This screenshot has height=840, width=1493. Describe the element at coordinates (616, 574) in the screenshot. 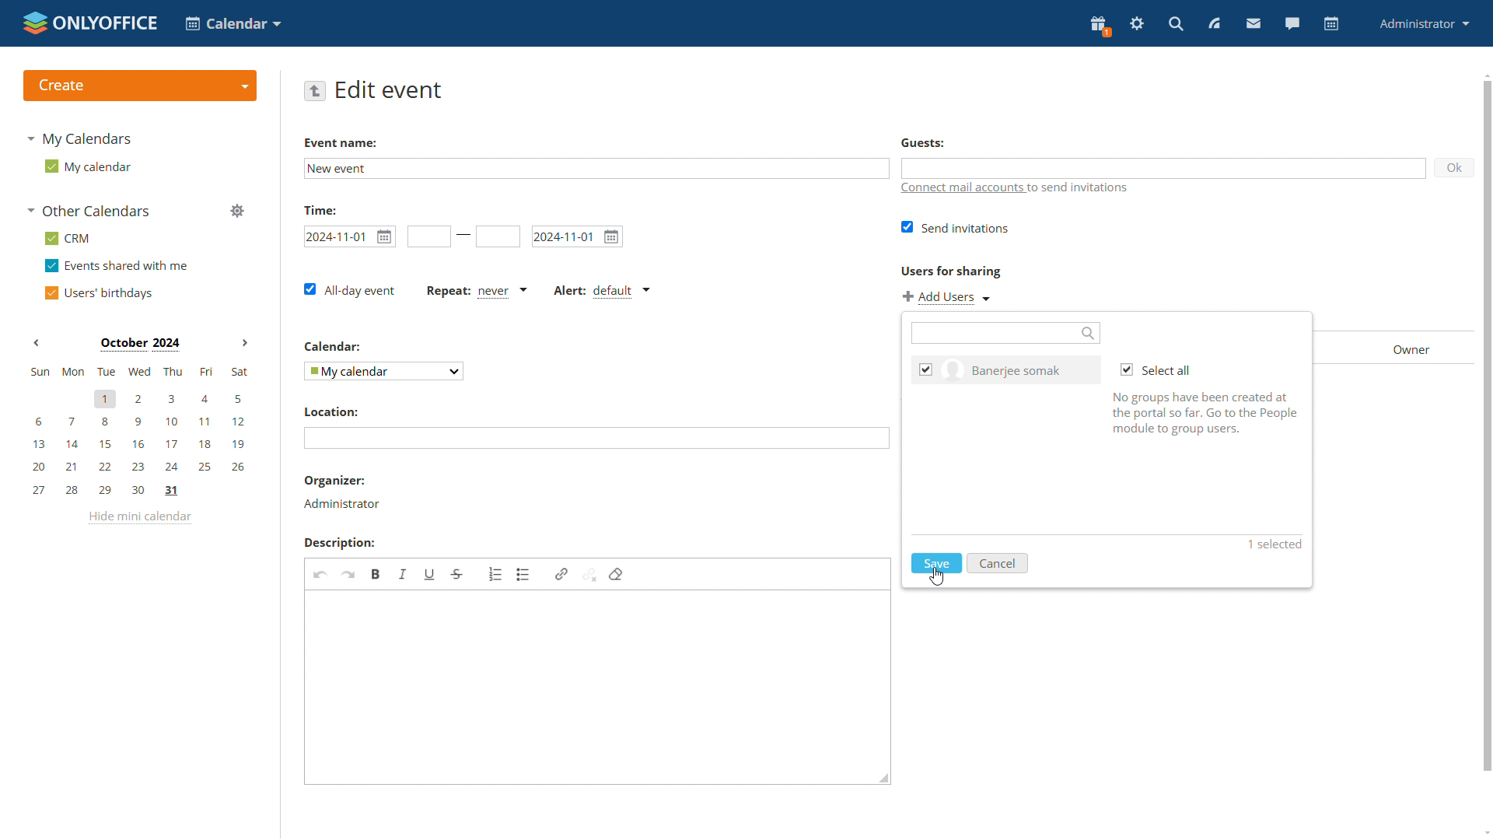

I see `delete format` at that location.